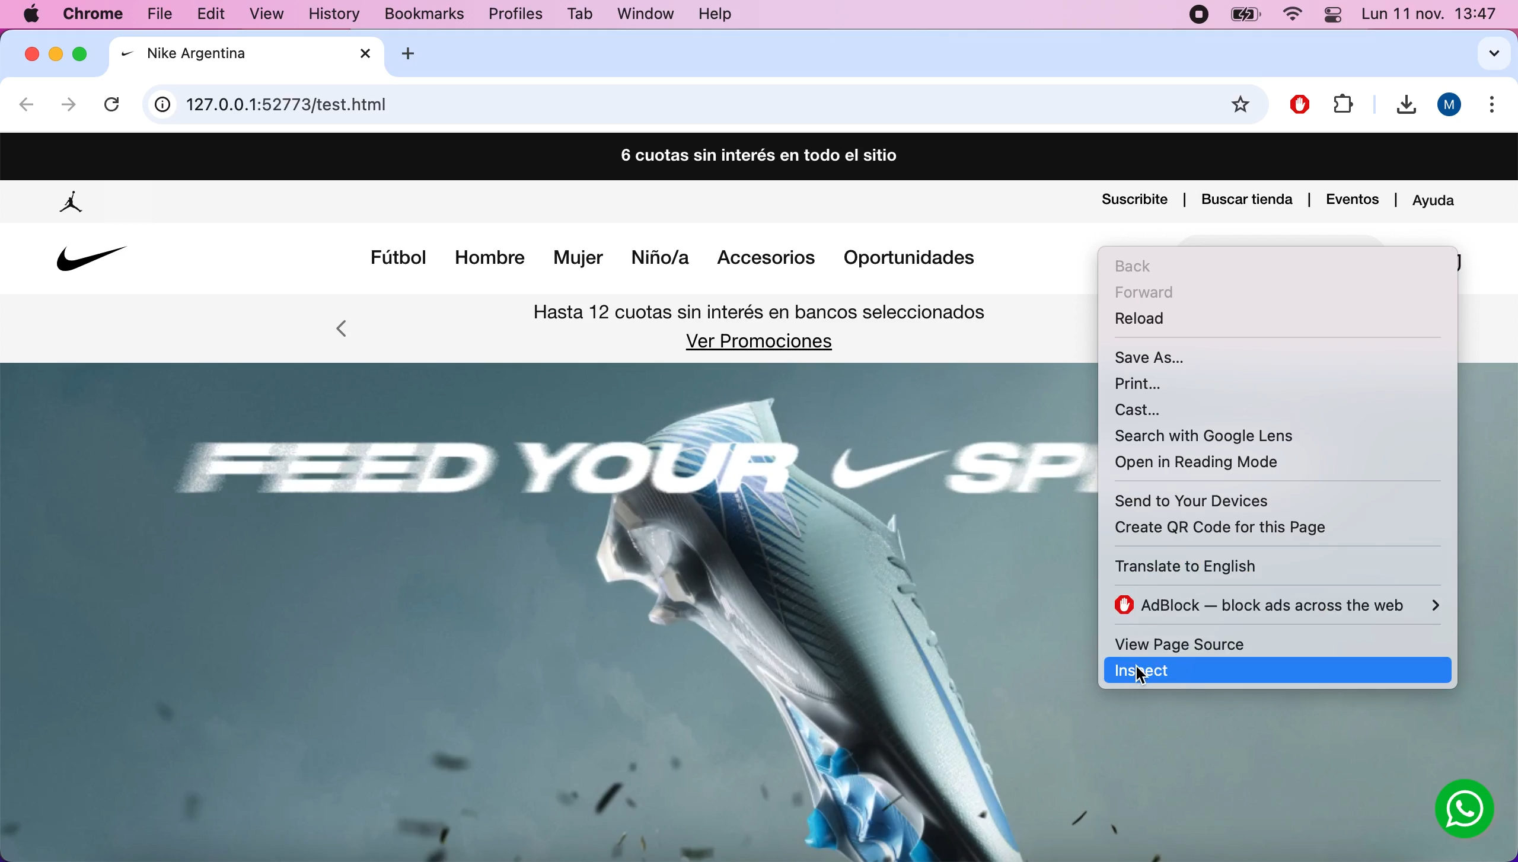  What do you see at coordinates (27, 107) in the screenshot?
I see `back` at bounding box center [27, 107].